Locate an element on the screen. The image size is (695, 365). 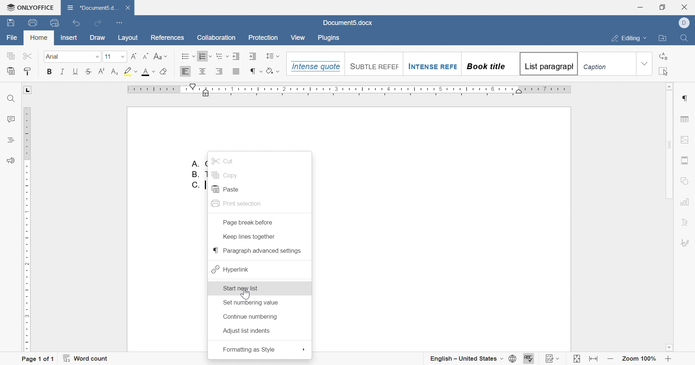
continue numbering is located at coordinates (251, 317).